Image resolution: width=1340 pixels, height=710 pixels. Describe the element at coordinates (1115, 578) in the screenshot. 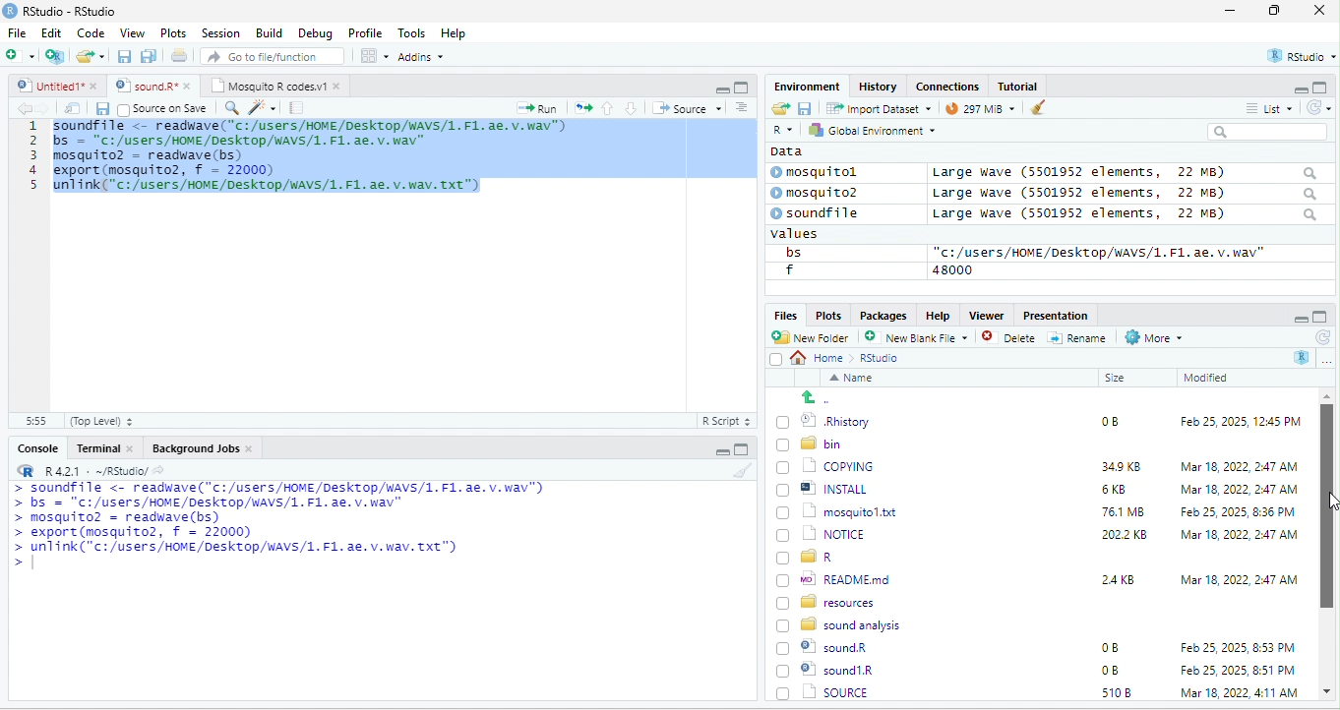

I see `24KB` at that location.